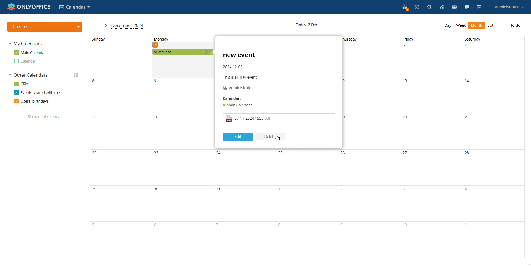 Image resolution: width=531 pixels, height=267 pixels. Describe the element at coordinates (25, 61) in the screenshot. I see `Calendar` at that location.